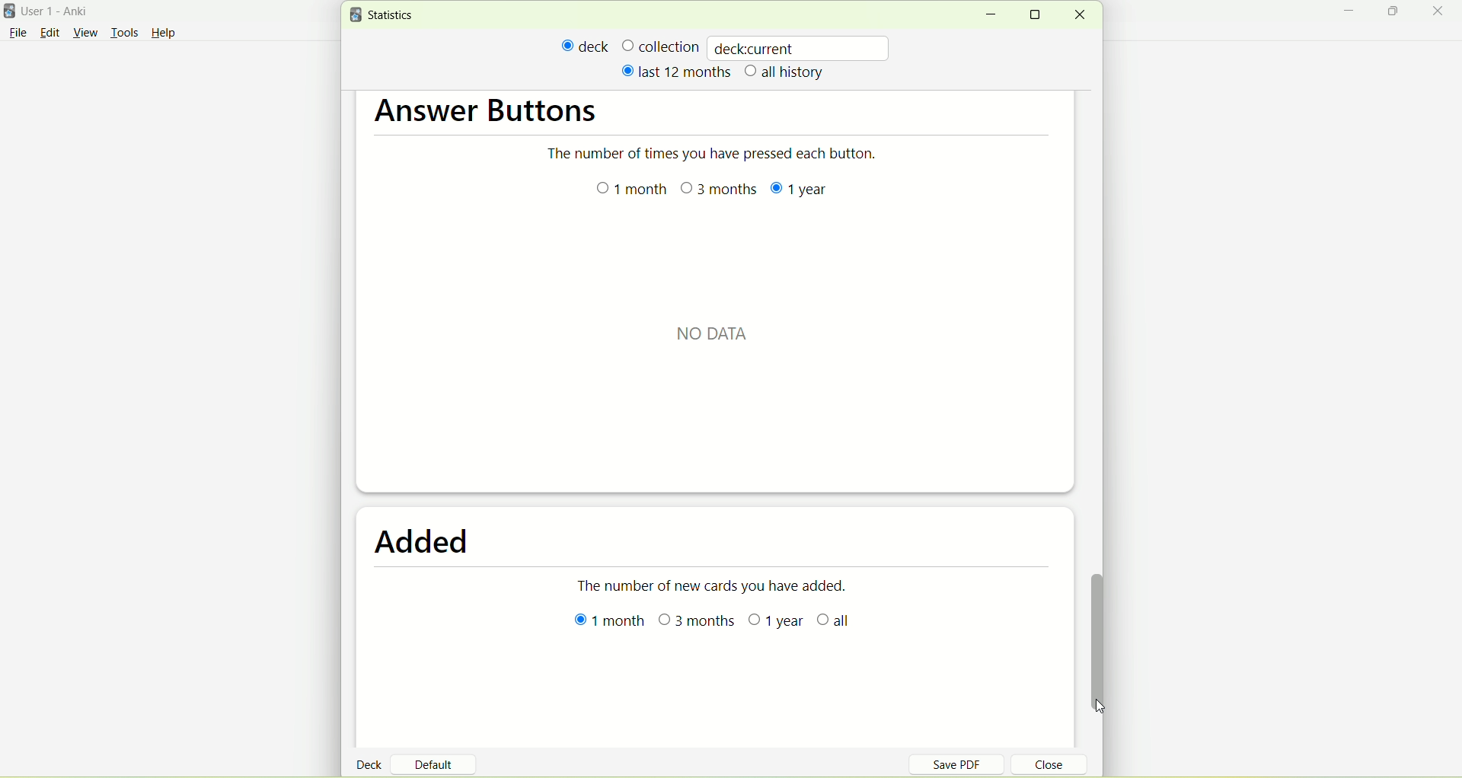 The height and width of the screenshot is (778, 1462). I want to click on 3 months, so click(697, 625).